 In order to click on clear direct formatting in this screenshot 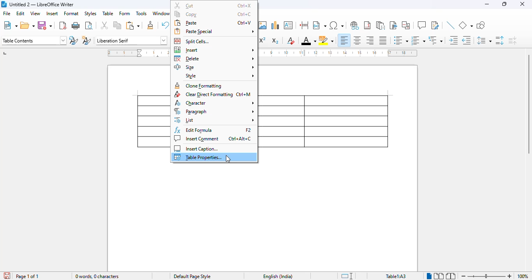, I will do `click(203, 94)`.